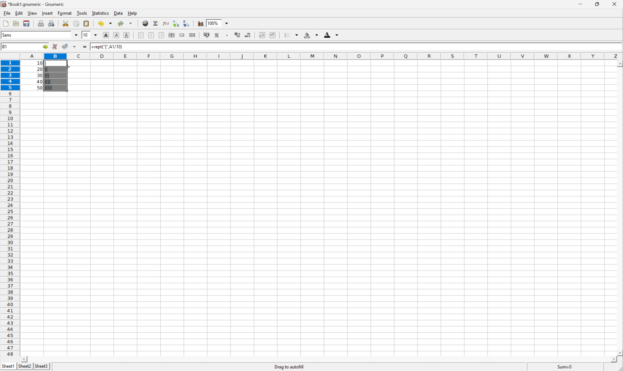 This screenshot has height=371, width=623. What do you see at coordinates (119, 13) in the screenshot?
I see `Data` at bounding box center [119, 13].